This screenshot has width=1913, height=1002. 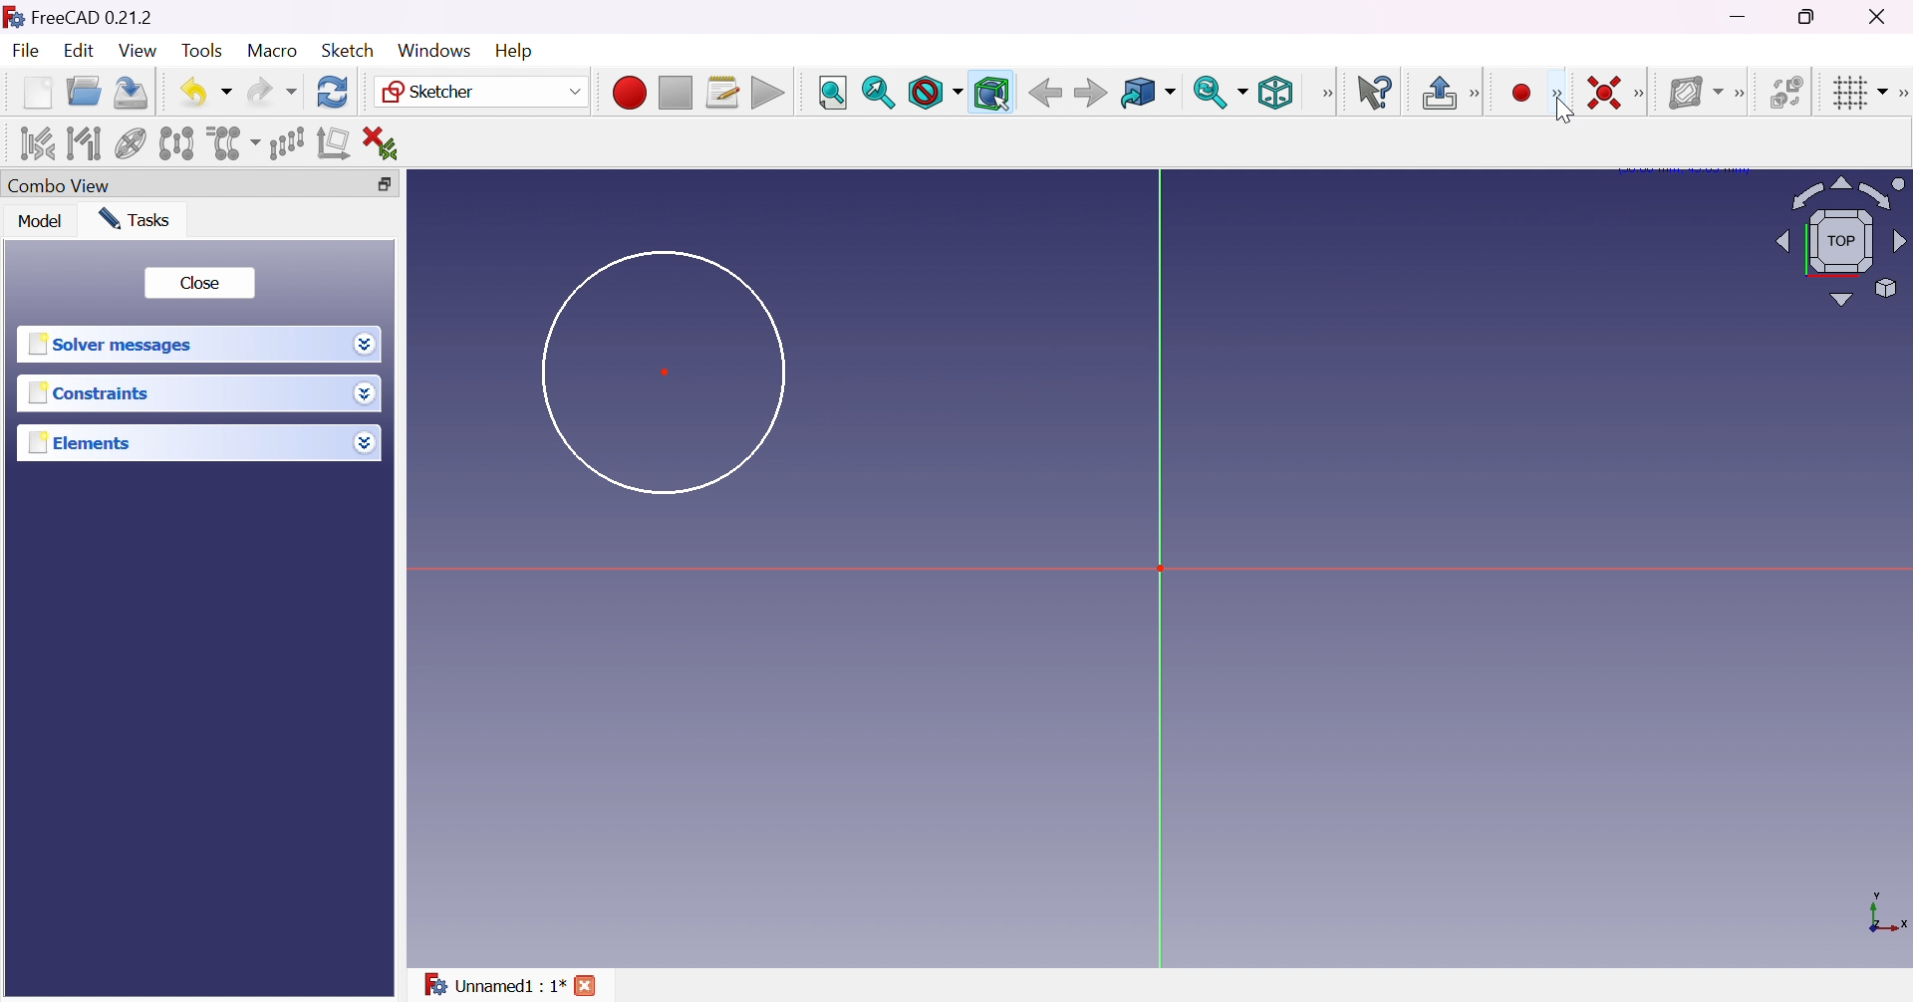 What do you see at coordinates (38, 92) in the screenshot?
I see `New` at bounding box center [38, 92].